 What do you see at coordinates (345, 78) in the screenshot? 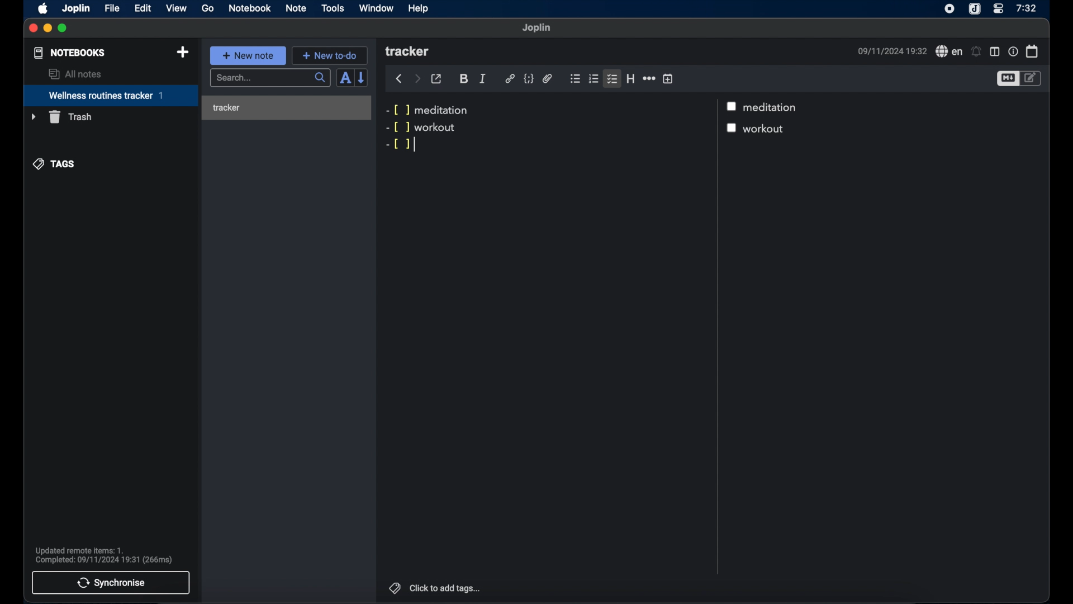
I see `toggle sort order field` at bounding box center [345, 78].